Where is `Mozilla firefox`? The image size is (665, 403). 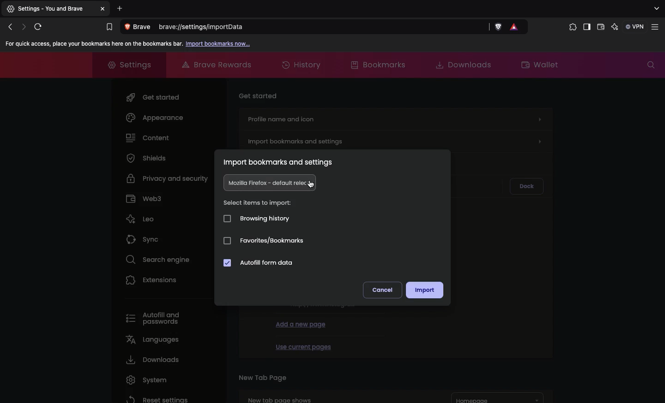 Mozilla firefox is located at coordinates (270, 183).